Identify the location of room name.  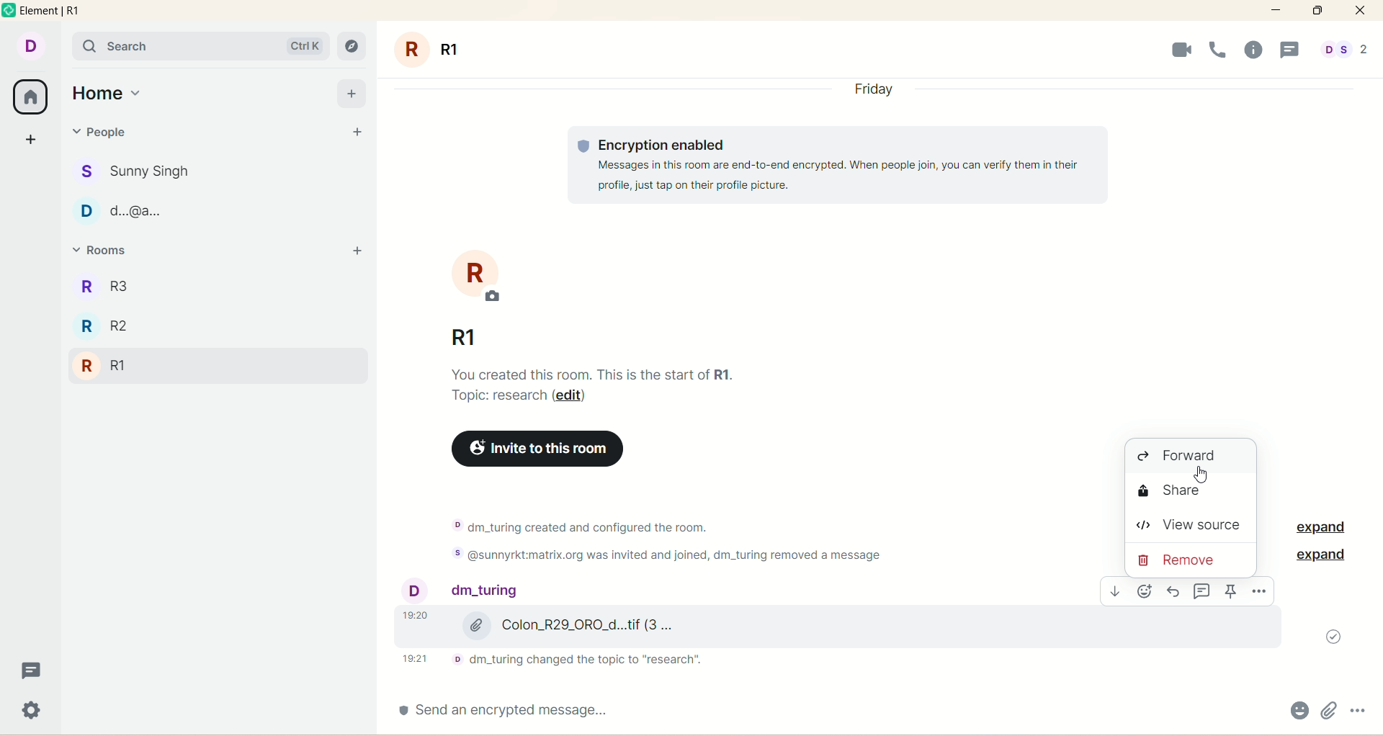
(443, 48).